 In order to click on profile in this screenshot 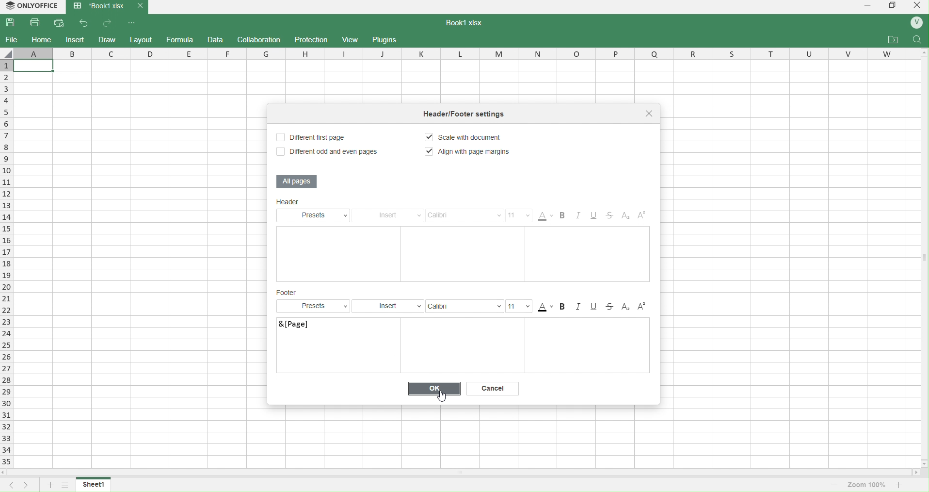, I will do `click(916, 23)`.